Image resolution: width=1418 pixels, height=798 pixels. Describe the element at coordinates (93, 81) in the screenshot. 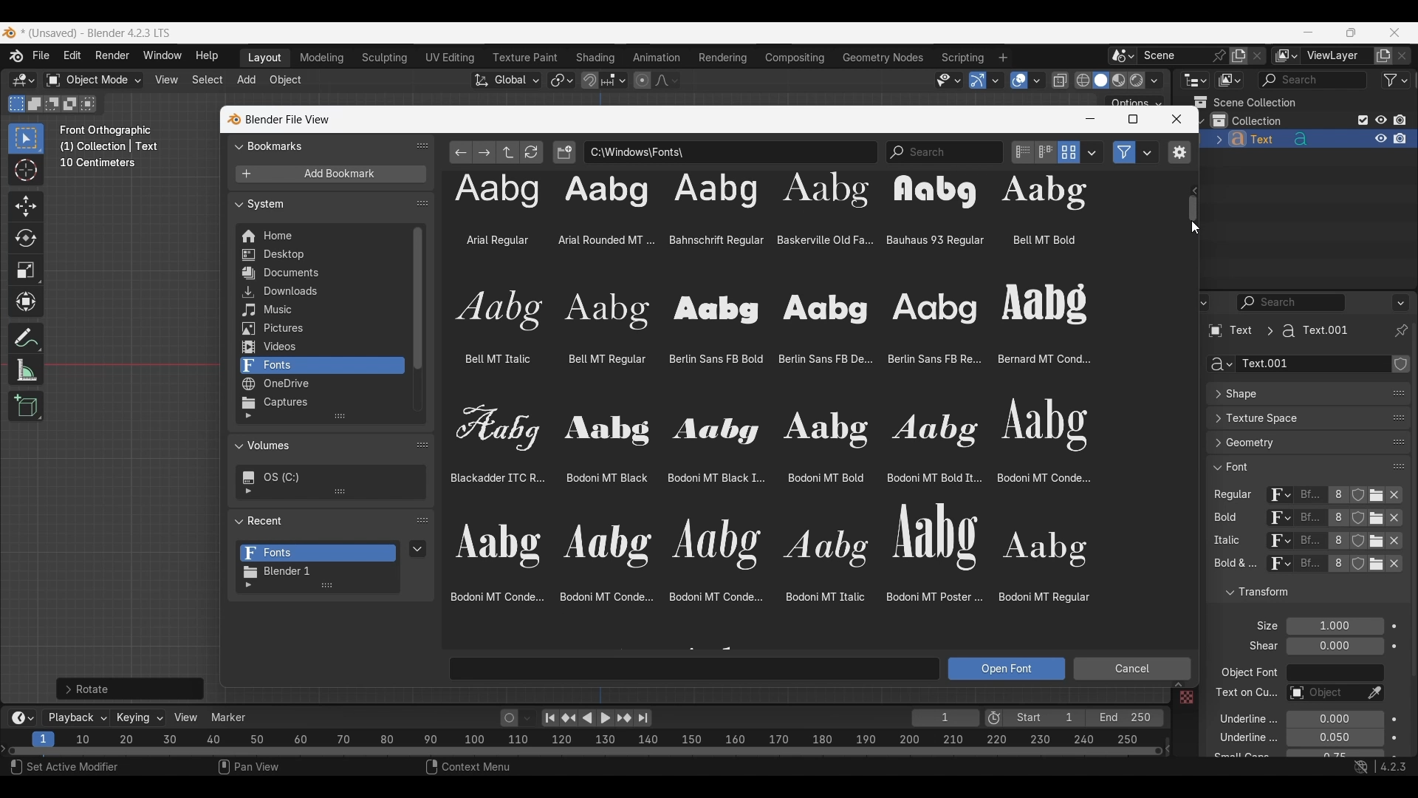

I see `Sets the object interaction mode` at that location.